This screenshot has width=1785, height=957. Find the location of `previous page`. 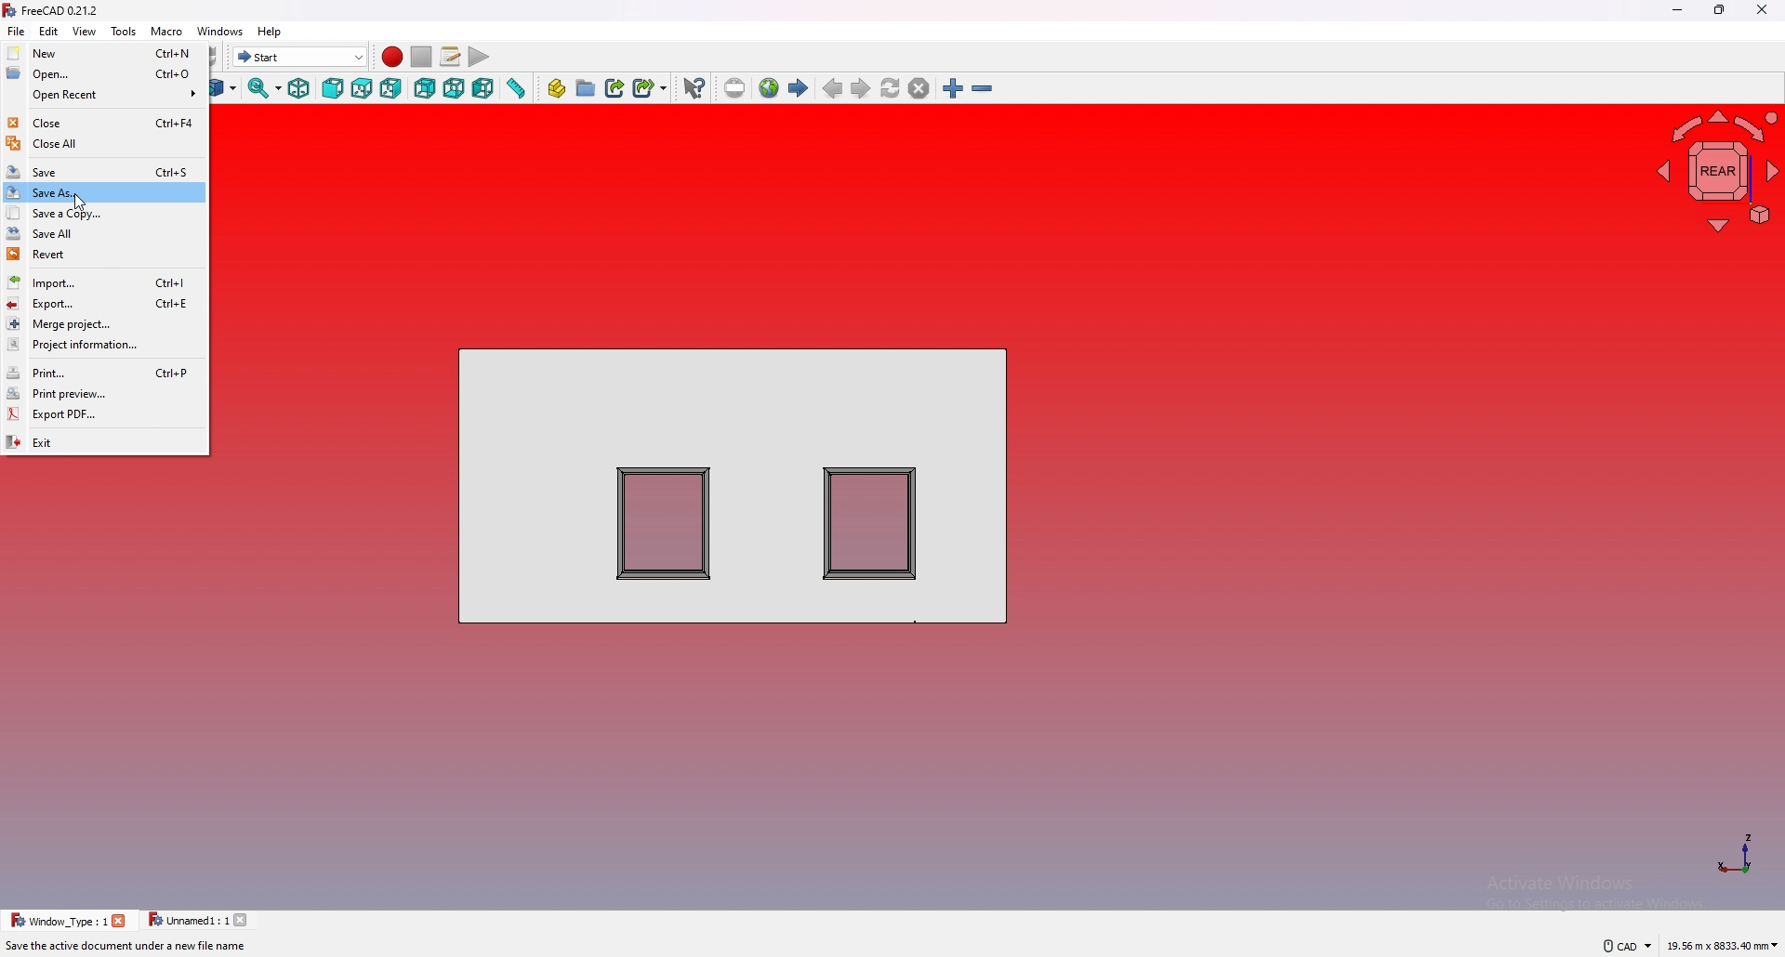

previous page is located at coordinates (832, 88).